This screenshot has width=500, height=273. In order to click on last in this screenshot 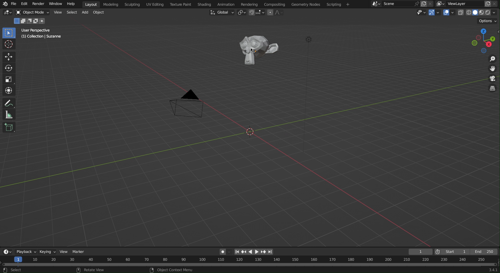, I will do `click(272, 251)`.